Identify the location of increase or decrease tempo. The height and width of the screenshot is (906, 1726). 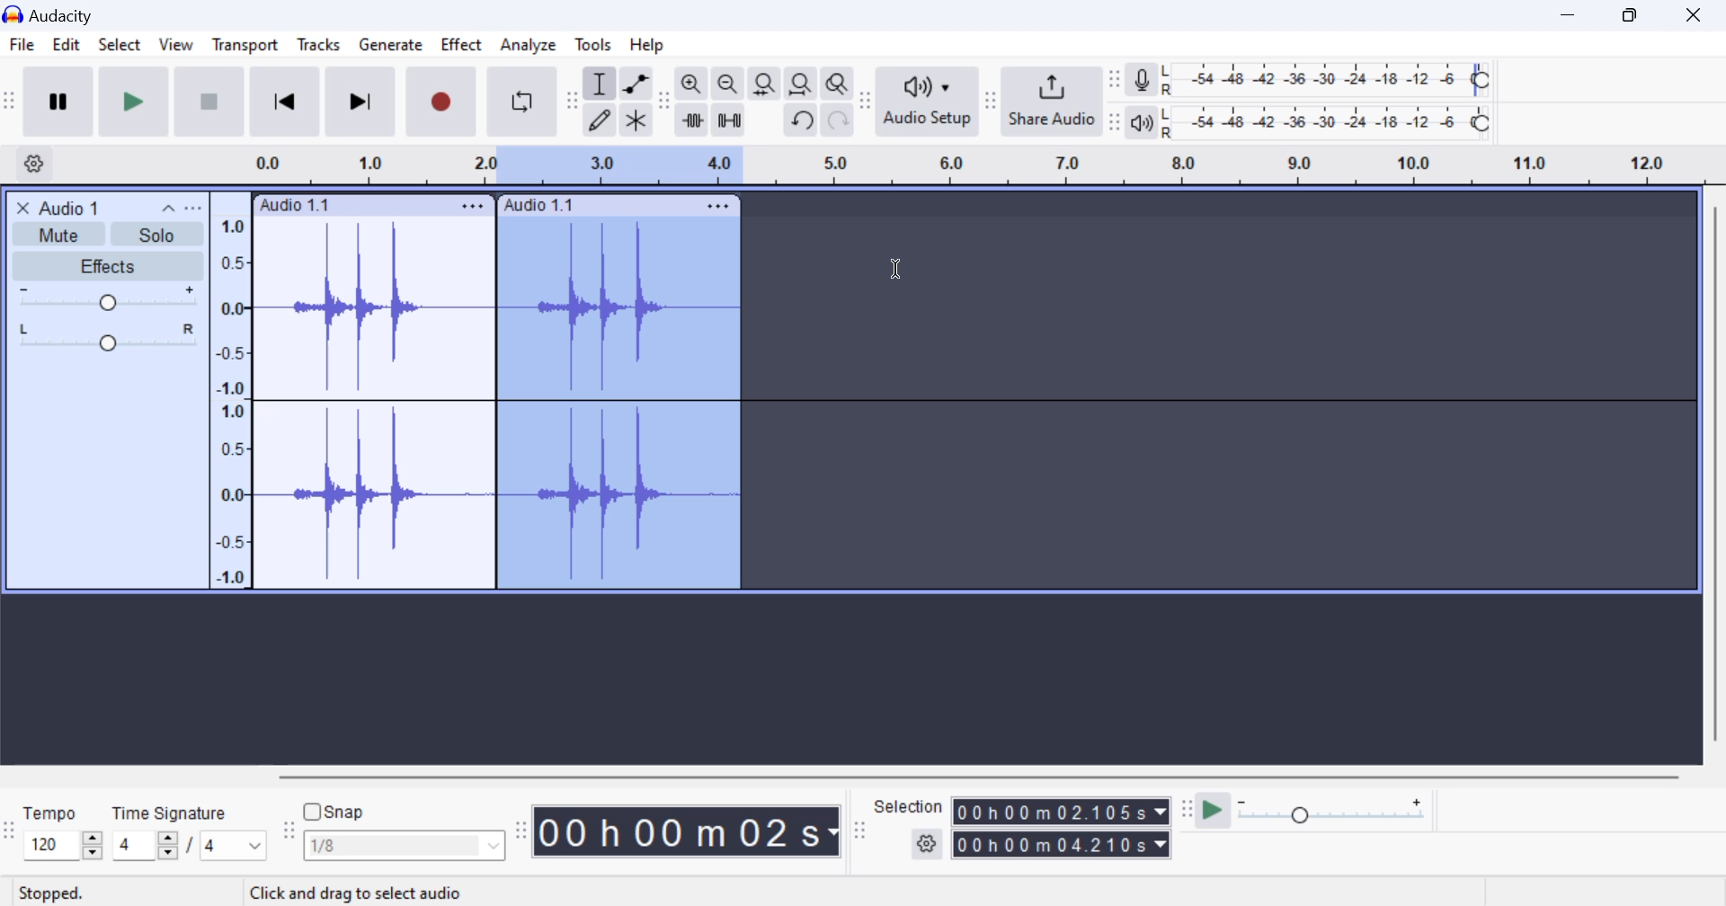
(62, 845).